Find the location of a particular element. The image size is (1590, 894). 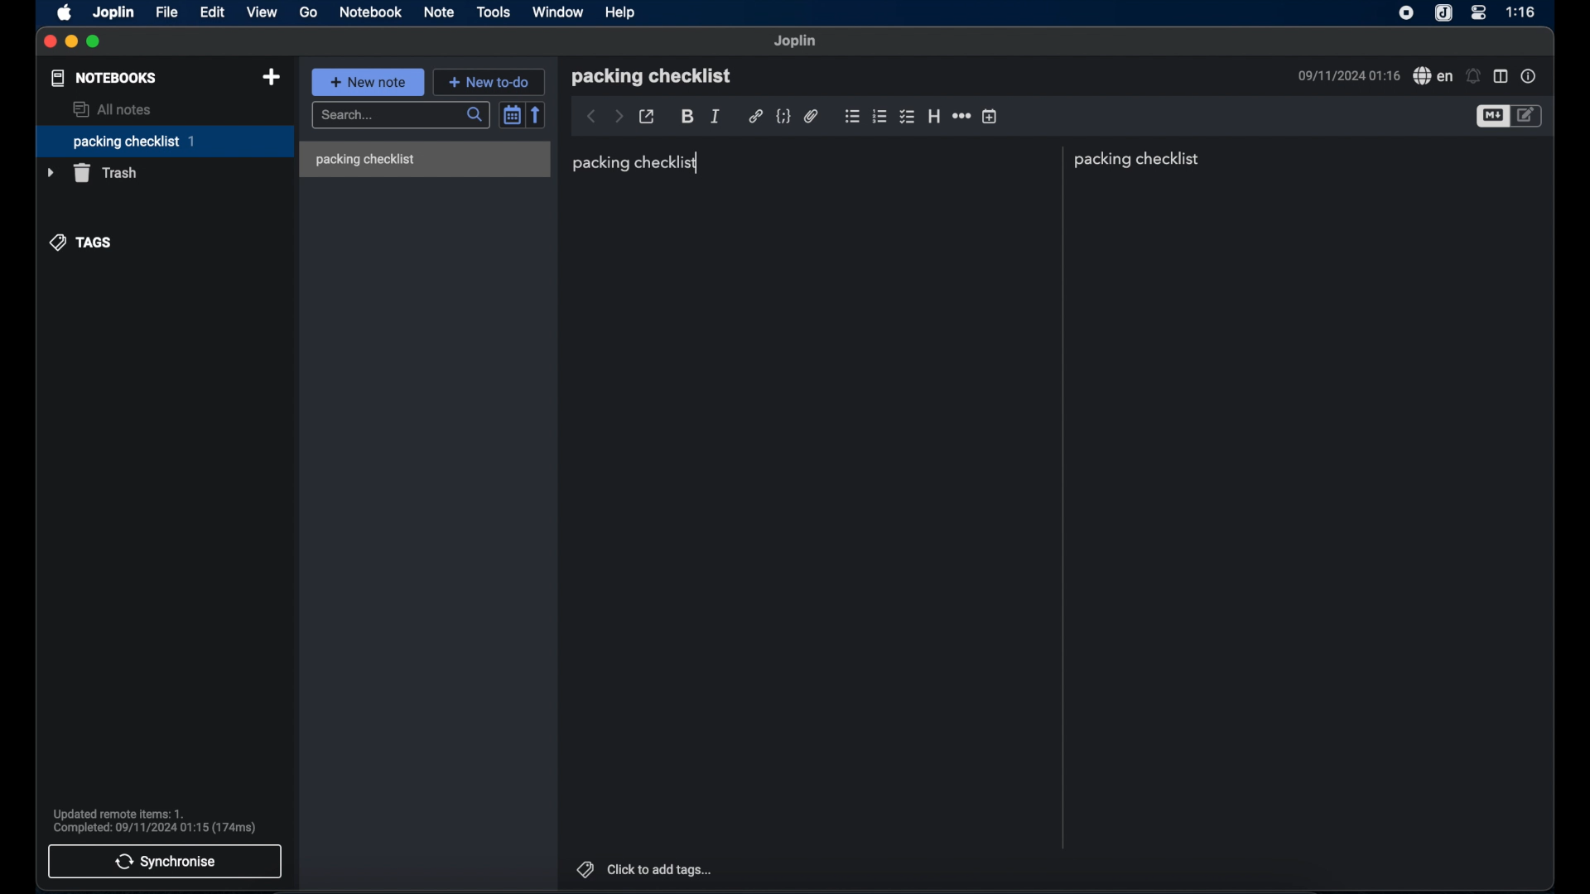

toggle sort order field is located at coordinates (511, 114).